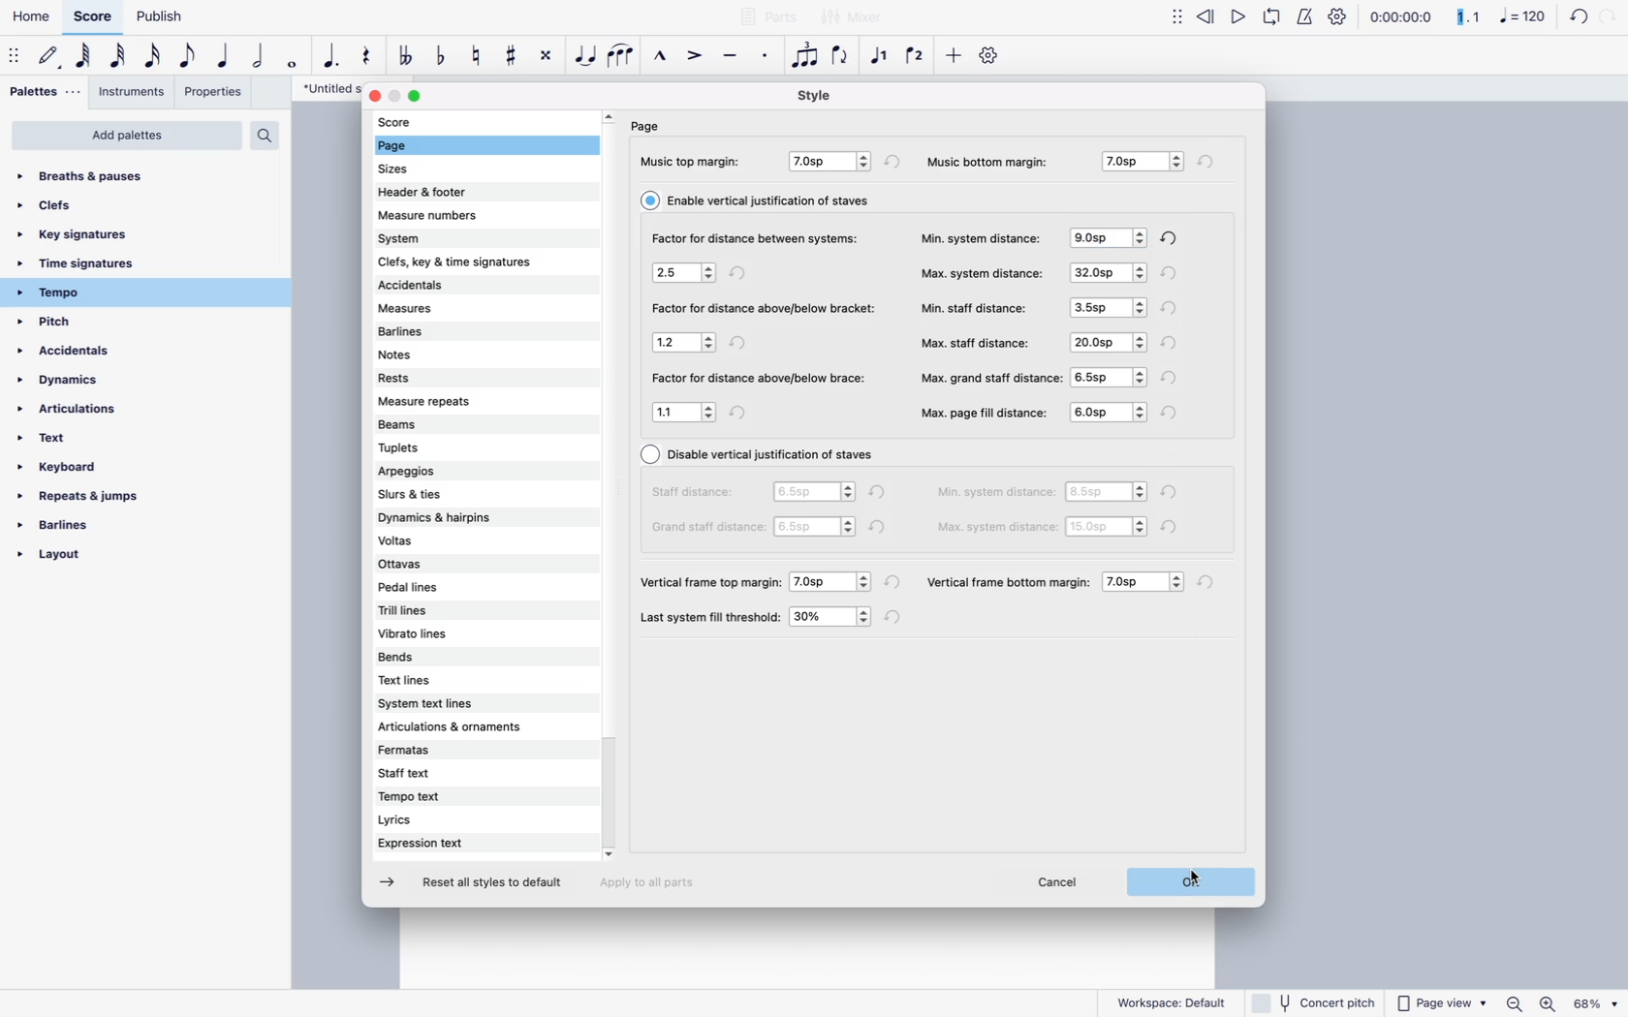 This screenshot has height=1017, width=1628. What do you see at coordinates (445, 58) in the screenshot?
I see `toggle flat` at bounding box center [445, 58].